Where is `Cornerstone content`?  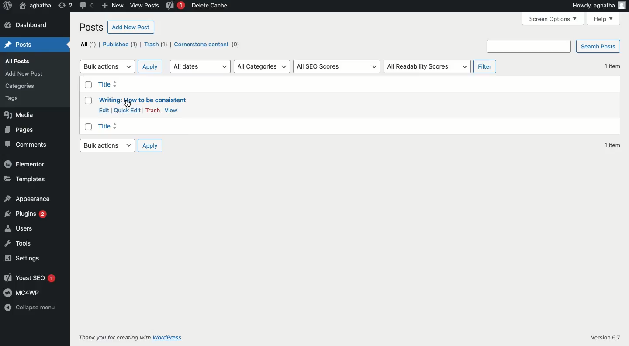
Cornerstone content is located at coordinates (207, 45).